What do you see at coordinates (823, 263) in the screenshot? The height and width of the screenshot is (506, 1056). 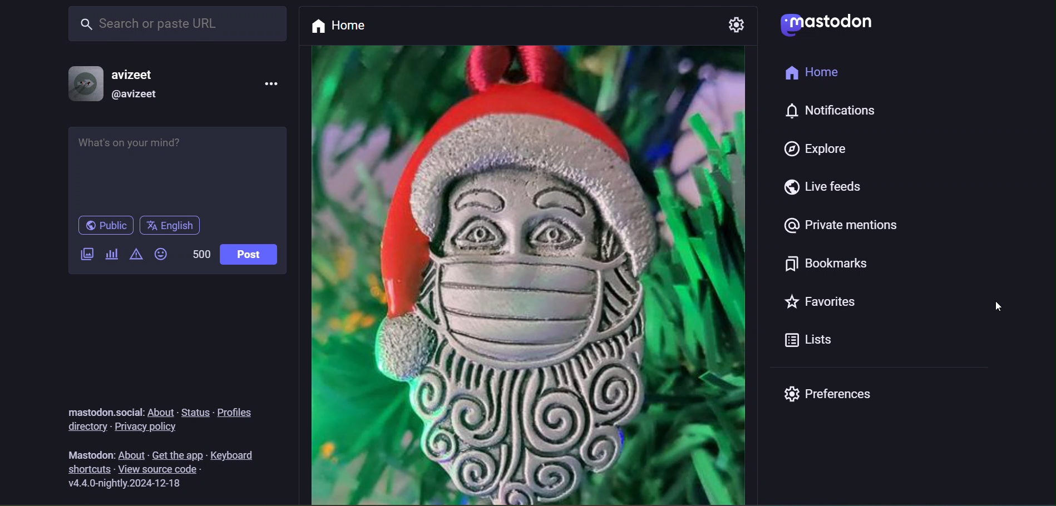 I see `bookmarks` at bounding box center [823, 263].